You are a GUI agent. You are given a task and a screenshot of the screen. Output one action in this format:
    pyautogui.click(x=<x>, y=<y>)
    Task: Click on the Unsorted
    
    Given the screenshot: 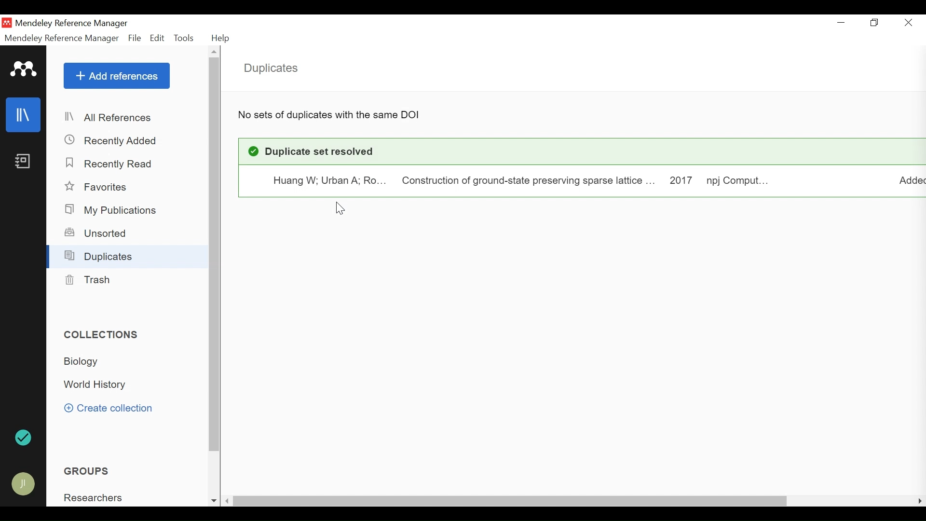 What is the action you would take?
    pyautogui.click(x=96, y=233)
    